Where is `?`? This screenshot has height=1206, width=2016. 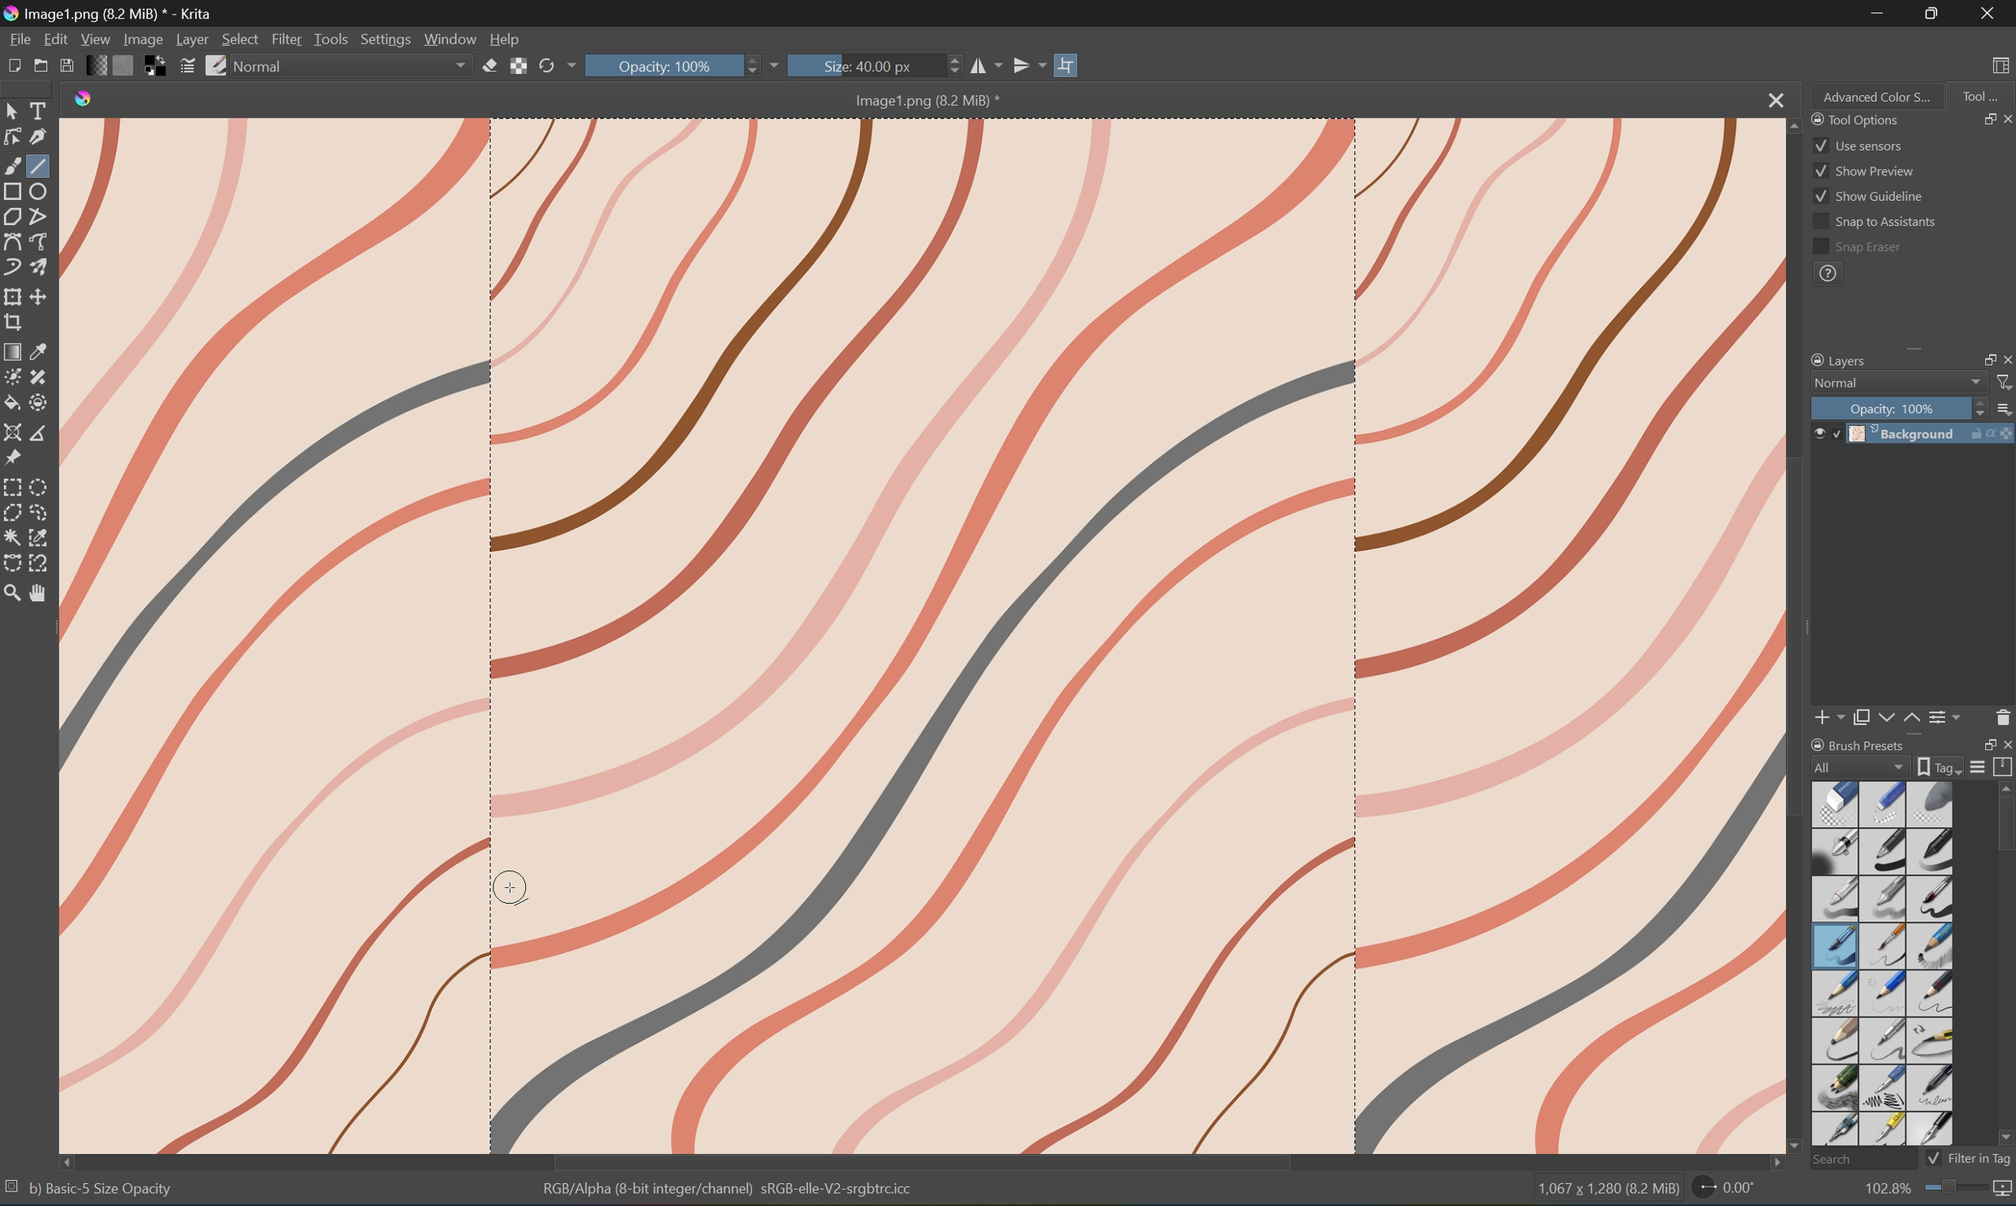
? is located at coordinates (1827, 275).